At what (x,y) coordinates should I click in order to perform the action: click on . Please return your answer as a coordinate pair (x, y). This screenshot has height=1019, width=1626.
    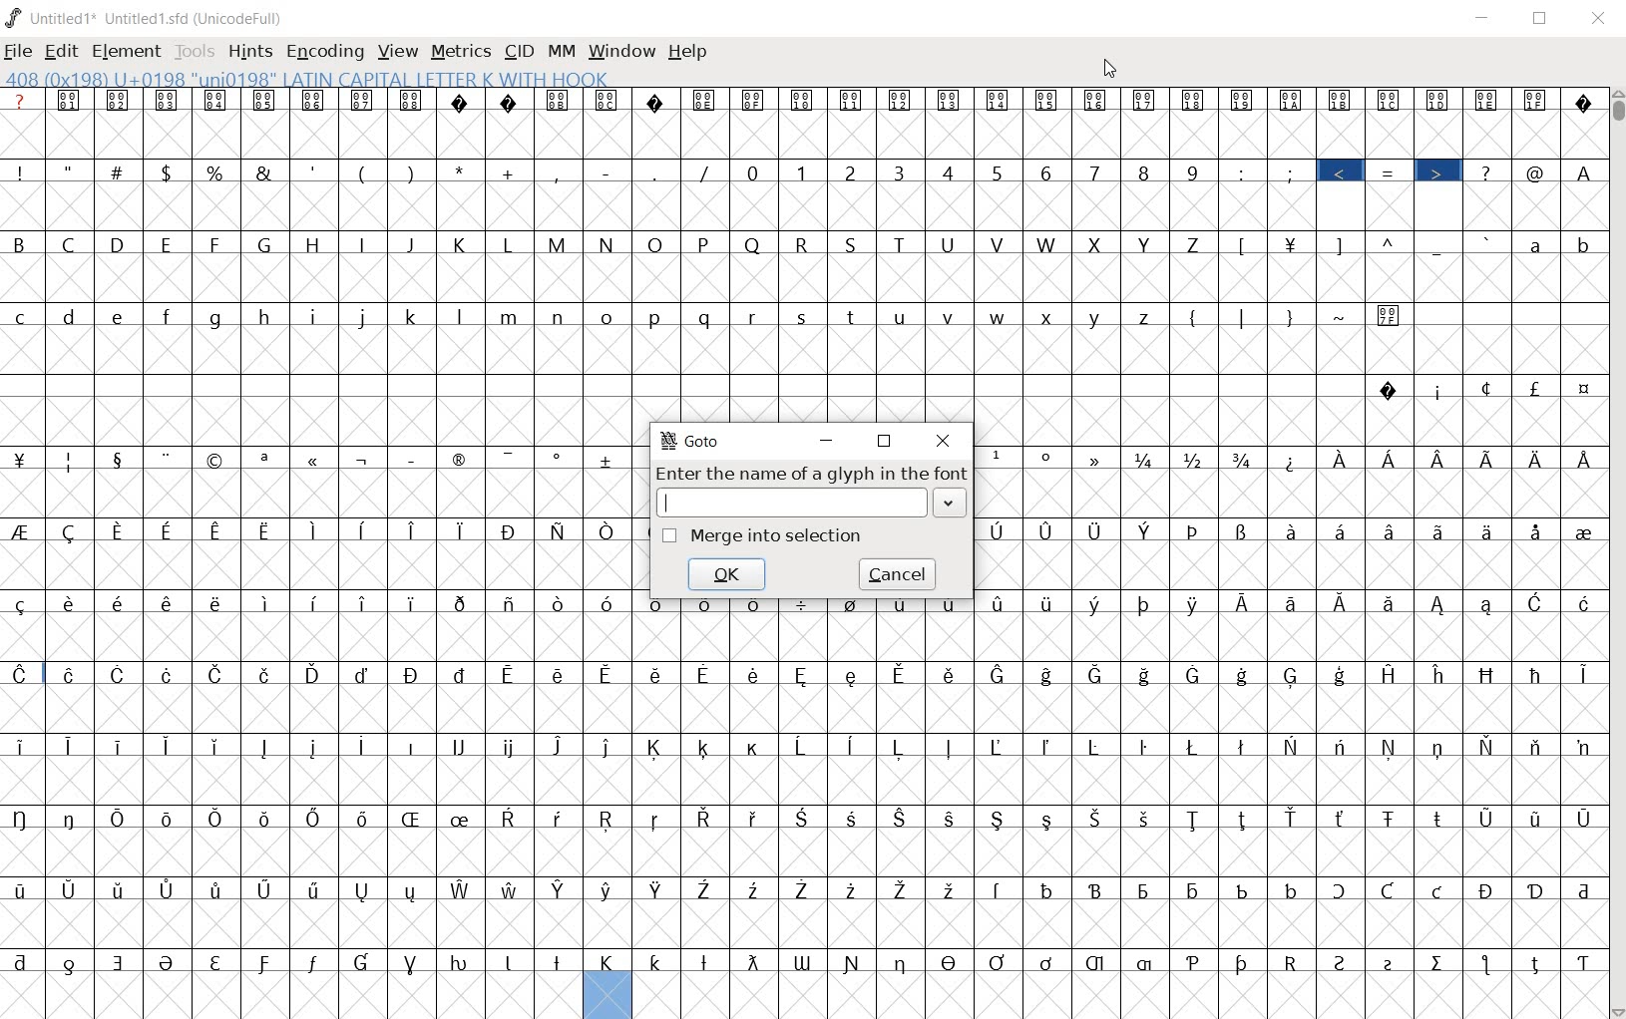
    Looking at the image, I should click on (320, 567).